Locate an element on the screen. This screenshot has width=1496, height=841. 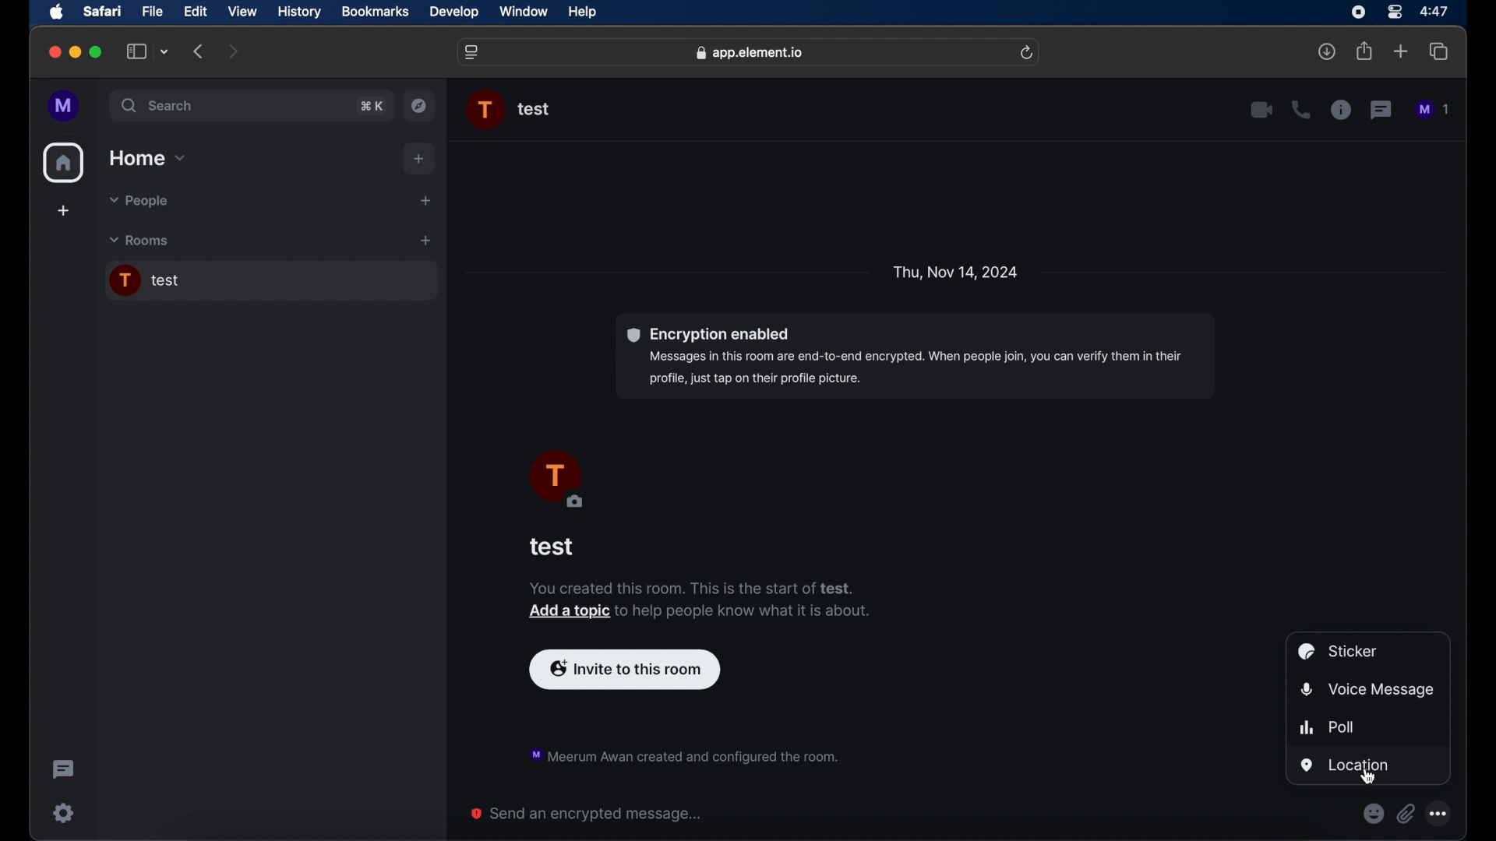
threading activity is located at coordinates (62, 769).